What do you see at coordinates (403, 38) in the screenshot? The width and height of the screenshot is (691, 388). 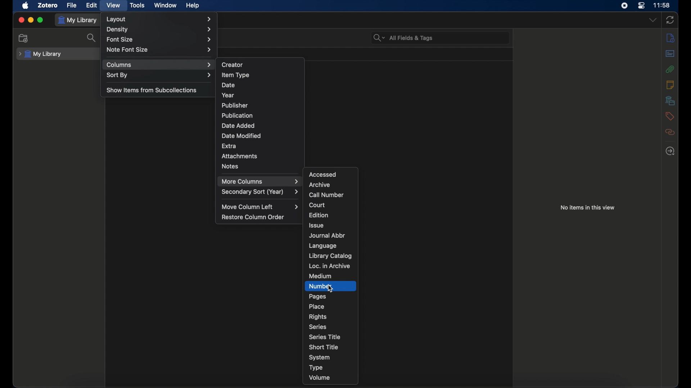 I see `all fields & tags` at bounding box center [403, 38].